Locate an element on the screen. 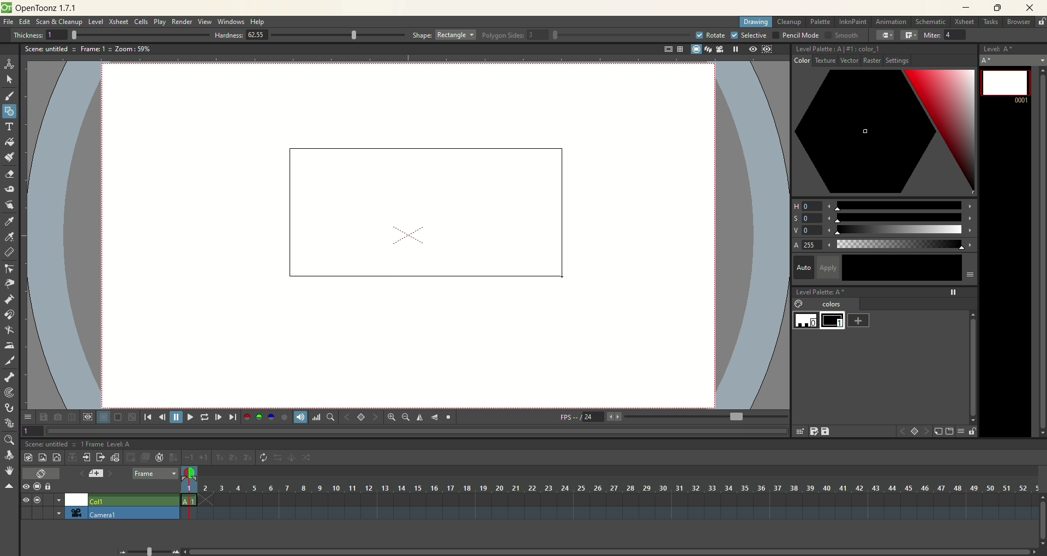  toggle Xsheet is located at coordinates (42, 474).